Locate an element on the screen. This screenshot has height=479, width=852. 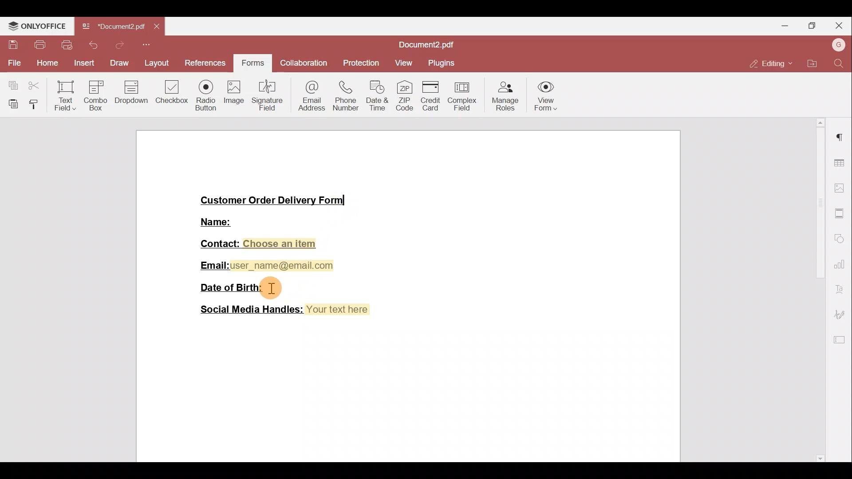
Draw is located at coordinates (118, 63).